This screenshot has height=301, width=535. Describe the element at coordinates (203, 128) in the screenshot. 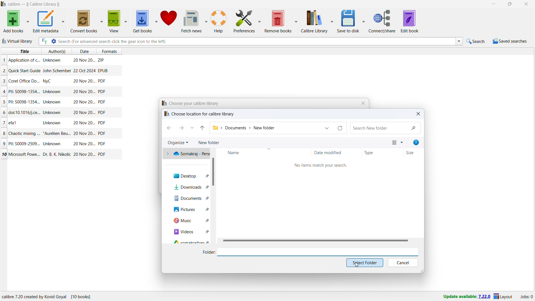

I see `go to originating folder` at that location.